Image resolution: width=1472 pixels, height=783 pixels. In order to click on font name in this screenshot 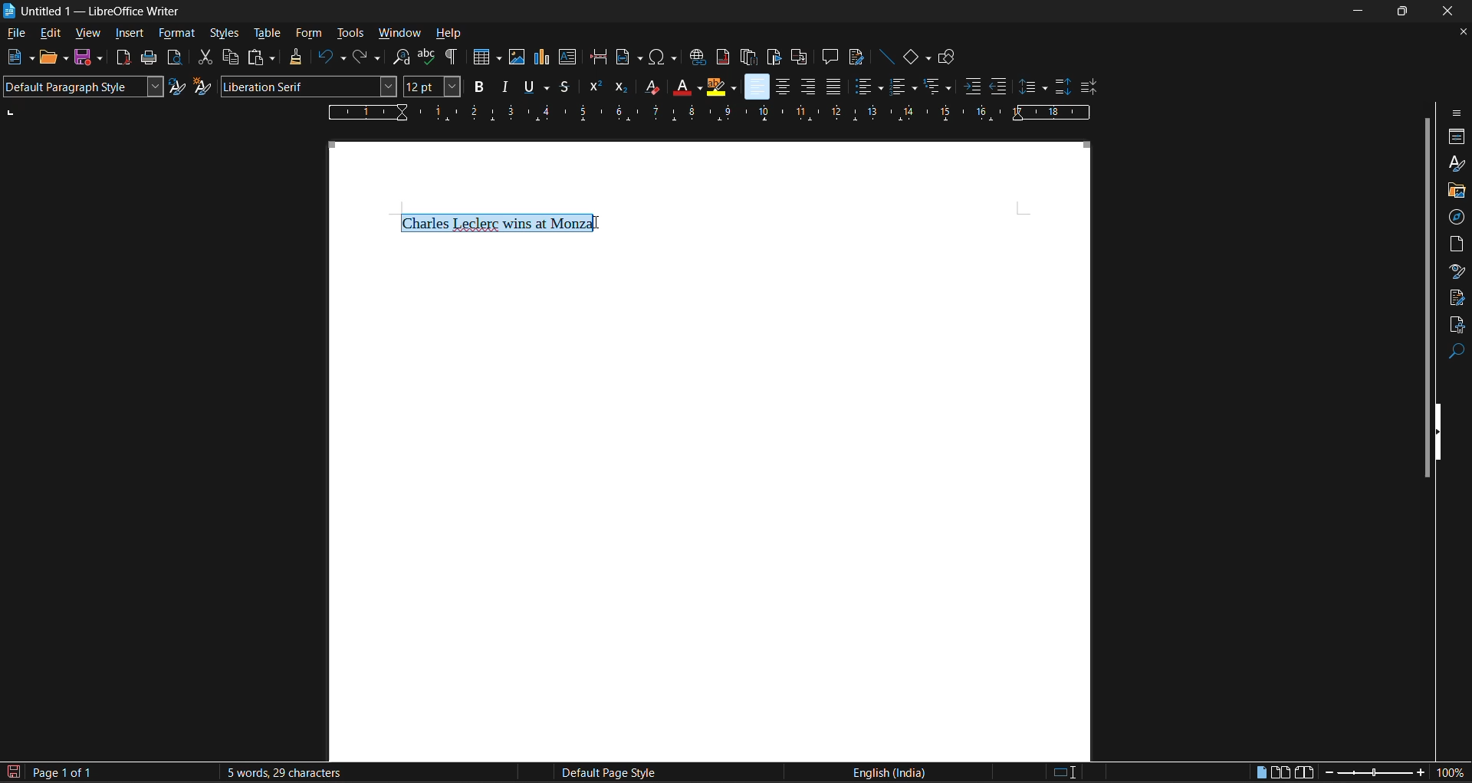, I will do `click(307, 86)`.